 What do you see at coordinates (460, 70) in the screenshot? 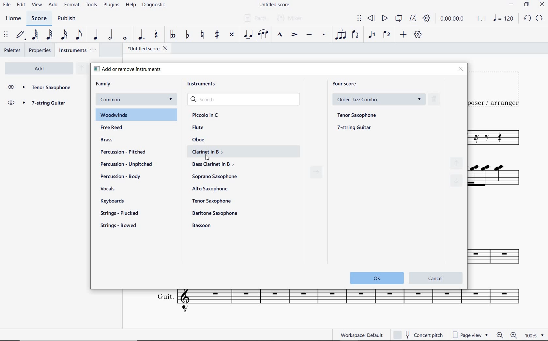
I see `close` at bounding box center [460, 70].